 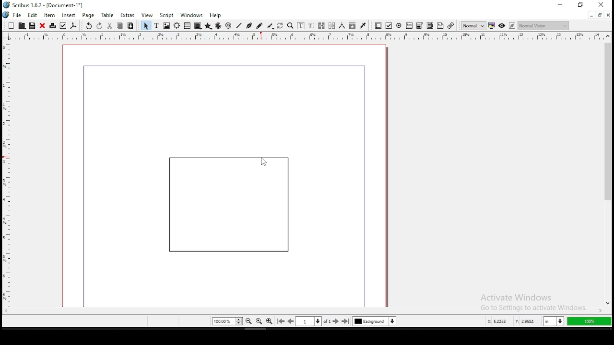 What do you see at coordinates (12, 14) in the screenshot?
I see `file` at bounding box center [12, 14].